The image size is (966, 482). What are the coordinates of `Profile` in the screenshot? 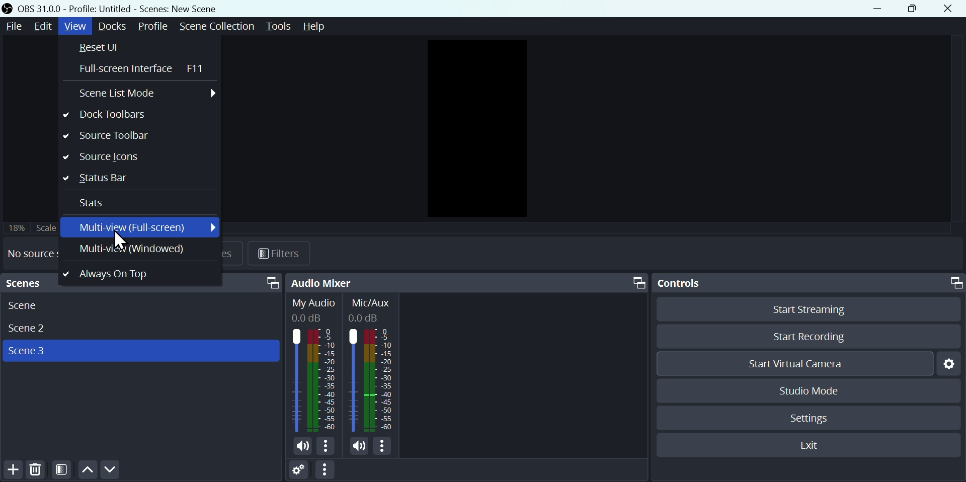 It's located at (153, 27).